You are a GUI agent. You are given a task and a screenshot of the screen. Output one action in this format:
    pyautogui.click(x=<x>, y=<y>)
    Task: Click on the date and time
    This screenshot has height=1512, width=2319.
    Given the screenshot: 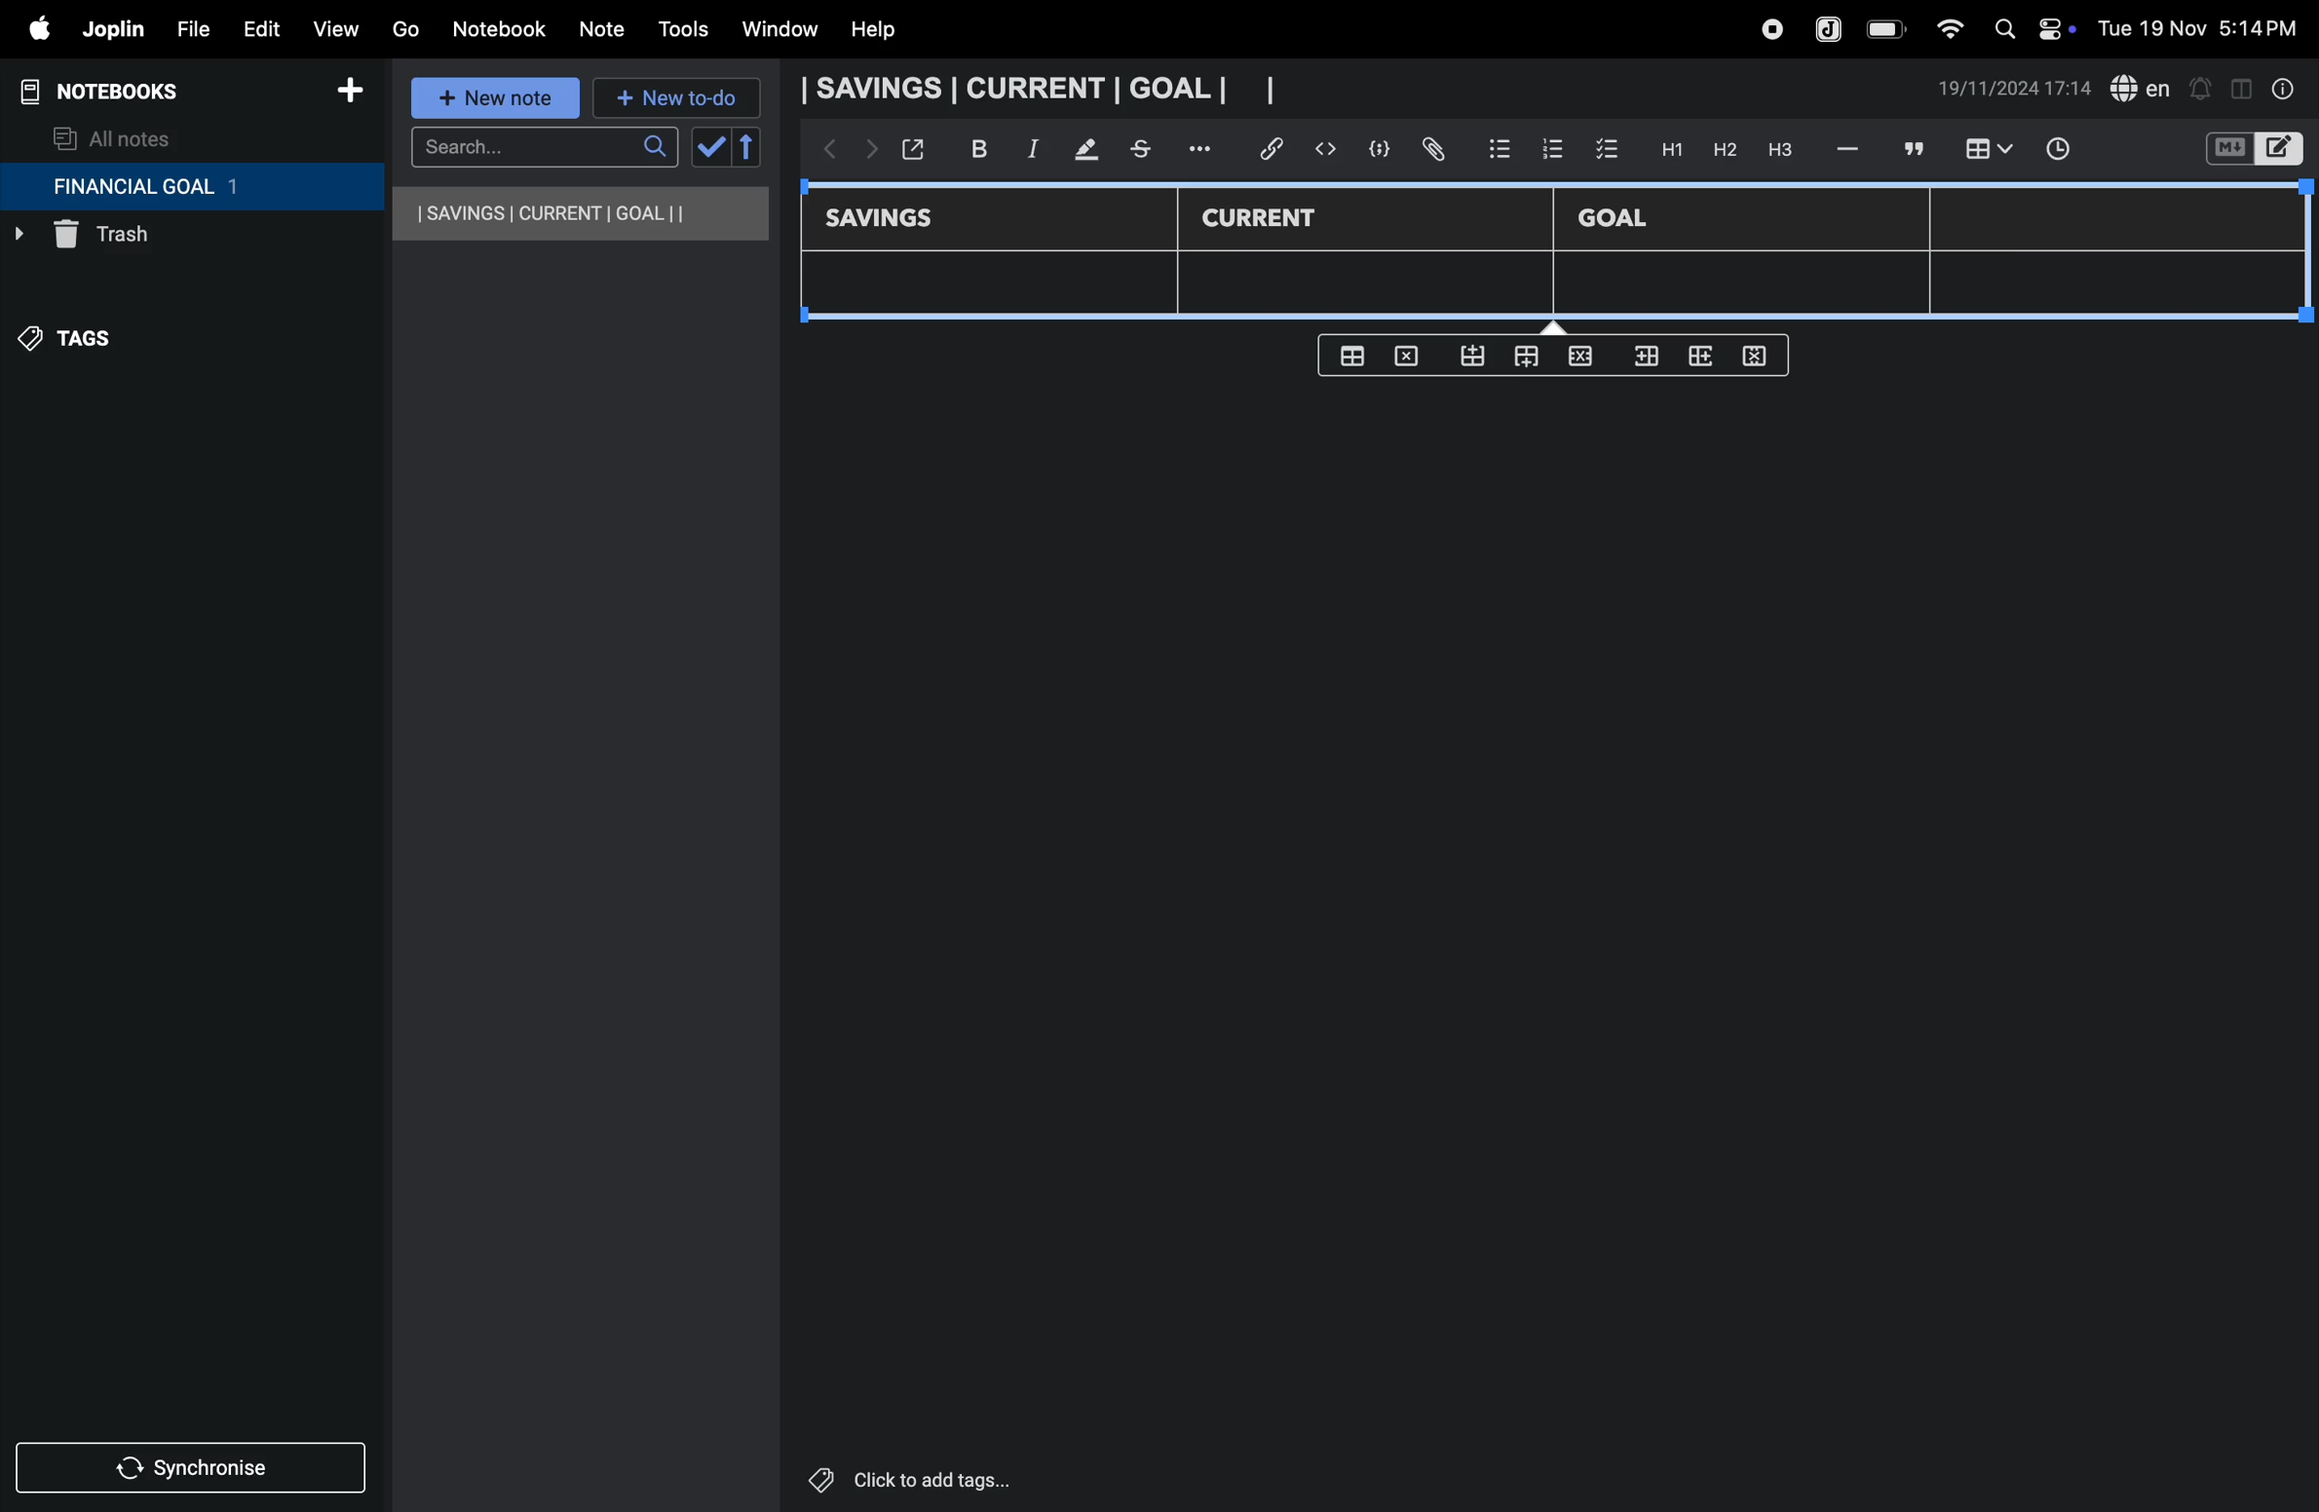 What is the action you would take?
    pyautogui.click(x=2015, y=89)
    